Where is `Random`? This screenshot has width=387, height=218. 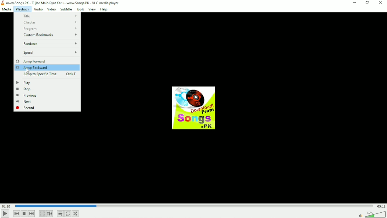
Random is located at coordinates (75, 214).